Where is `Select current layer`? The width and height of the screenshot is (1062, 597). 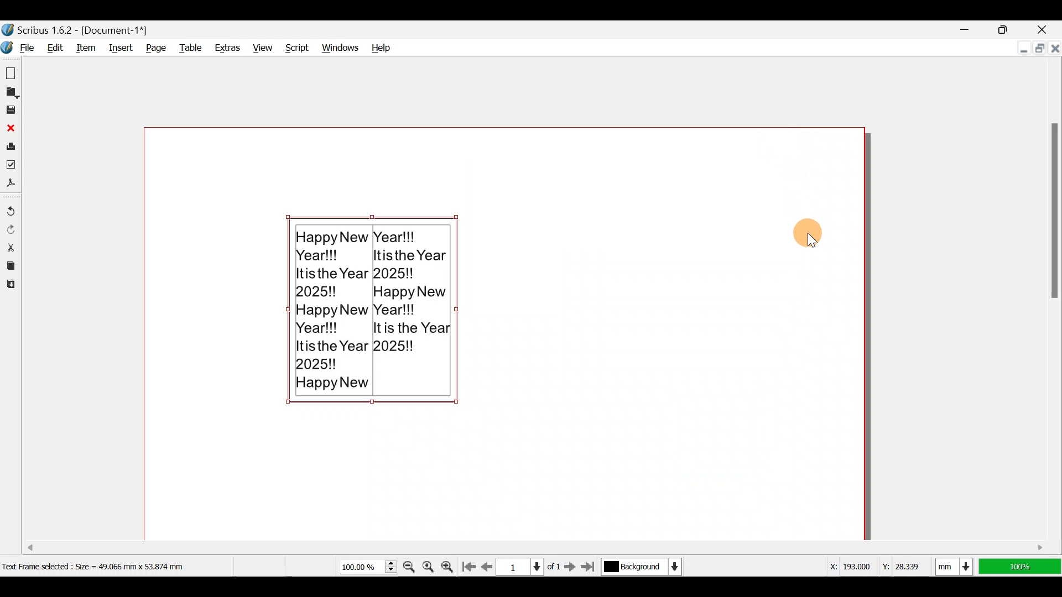
Select current layer is located at coordinates (641, 567).